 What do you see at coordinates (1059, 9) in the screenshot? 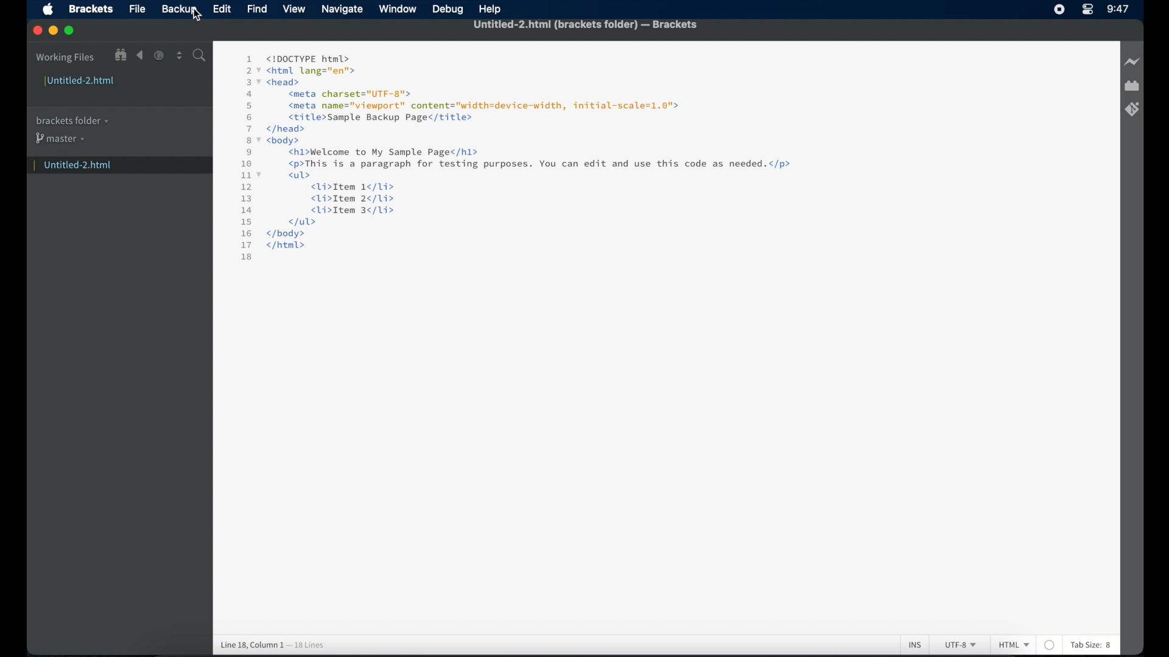
I see `screen recorder icon` at bounding box center [1059, 9].